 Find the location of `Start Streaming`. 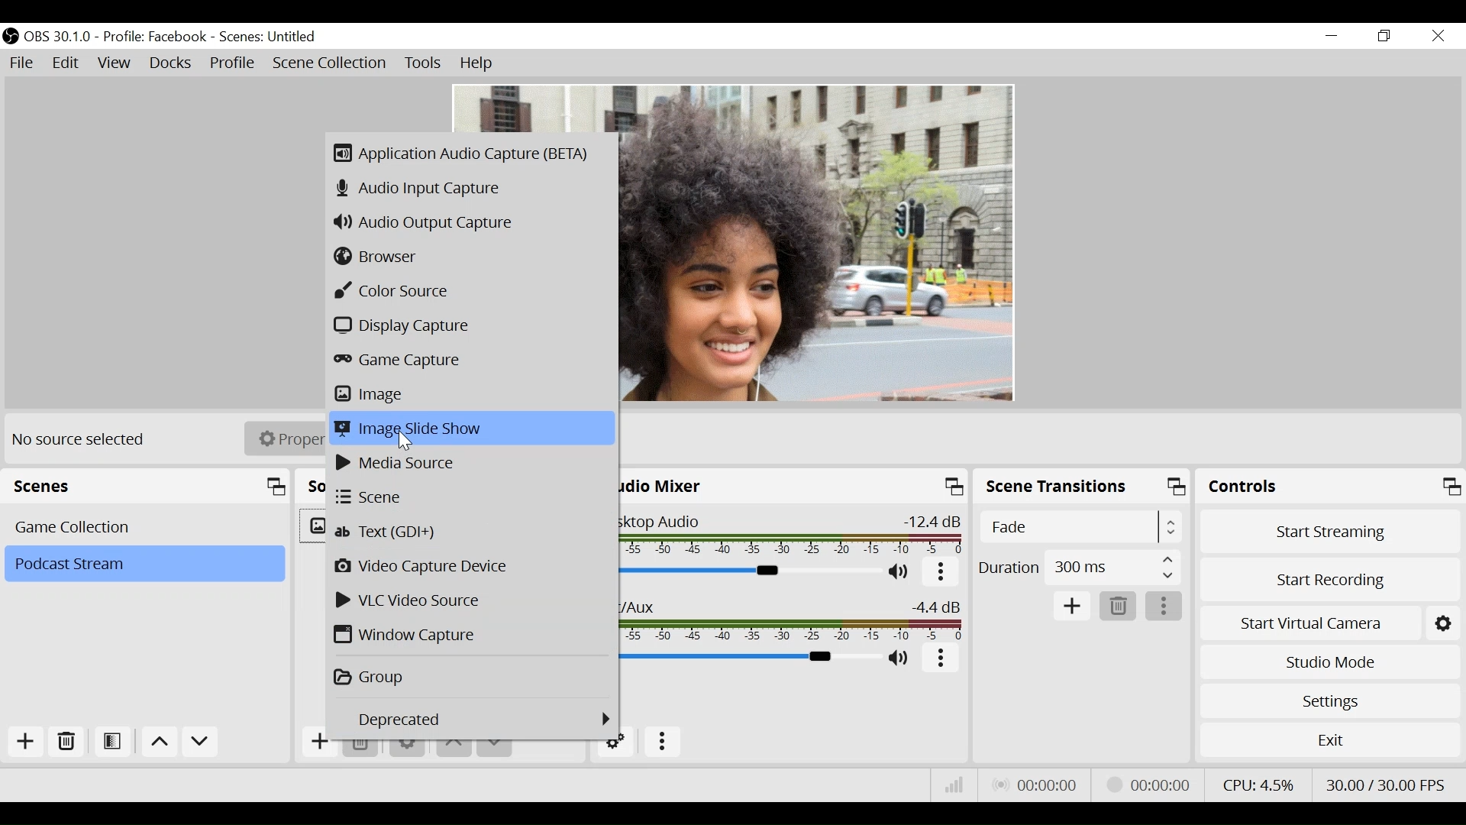

Start Streaming is located at coordinates (1331, 531).